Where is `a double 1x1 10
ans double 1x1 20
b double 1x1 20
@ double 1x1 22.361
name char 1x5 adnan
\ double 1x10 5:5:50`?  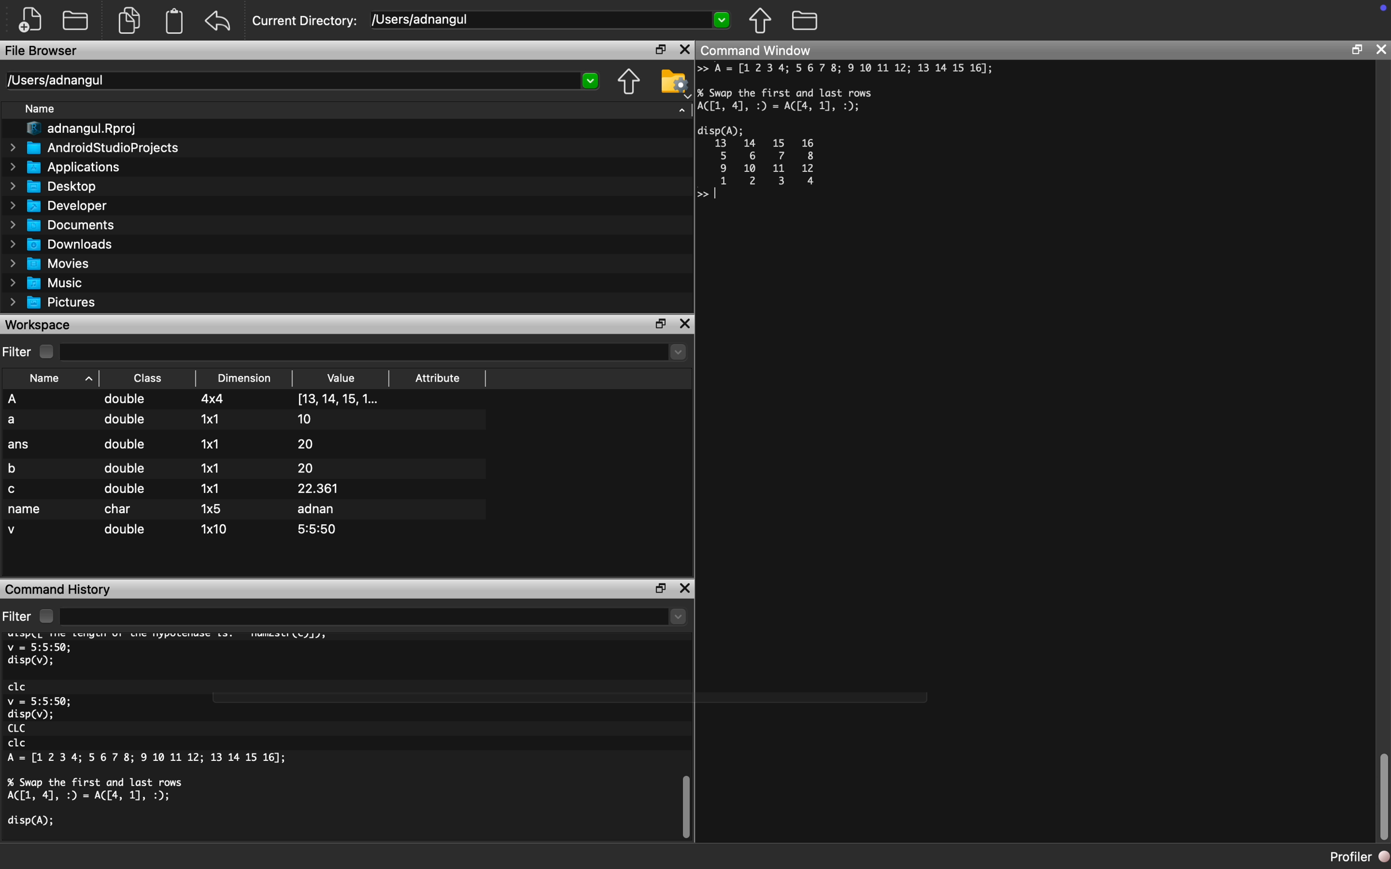
a double 1x1 10
ans double 1x1 20
b double 1x1 20
@ double 1x1 22.361
name char 1x5 adnan
\ double 1x10 5:5:50 is located at coordinates (249, 465).